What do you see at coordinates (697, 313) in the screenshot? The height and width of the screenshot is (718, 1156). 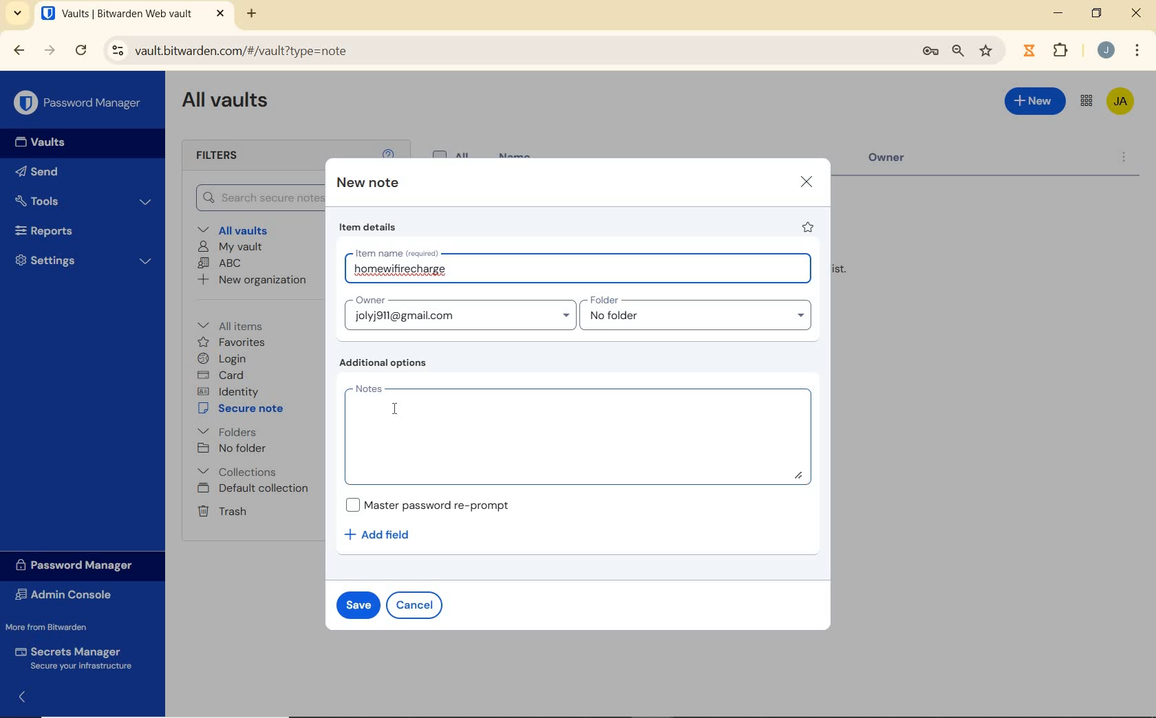 I see `folder` at bounding box center [697, 313].